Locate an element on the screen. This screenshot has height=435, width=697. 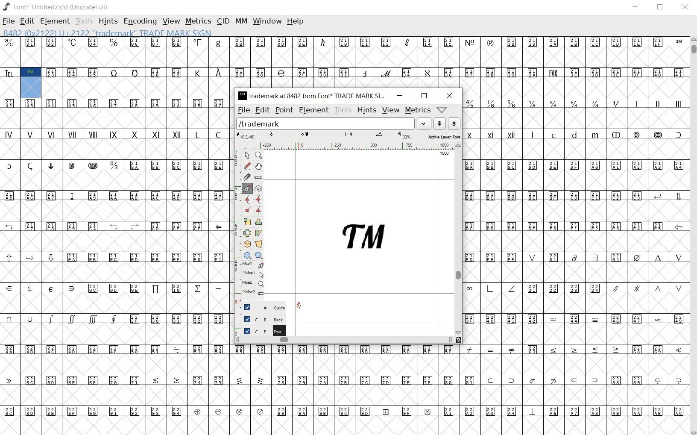
rotate the selection in 3D and project back to plane is located at coordinates (247, 244).